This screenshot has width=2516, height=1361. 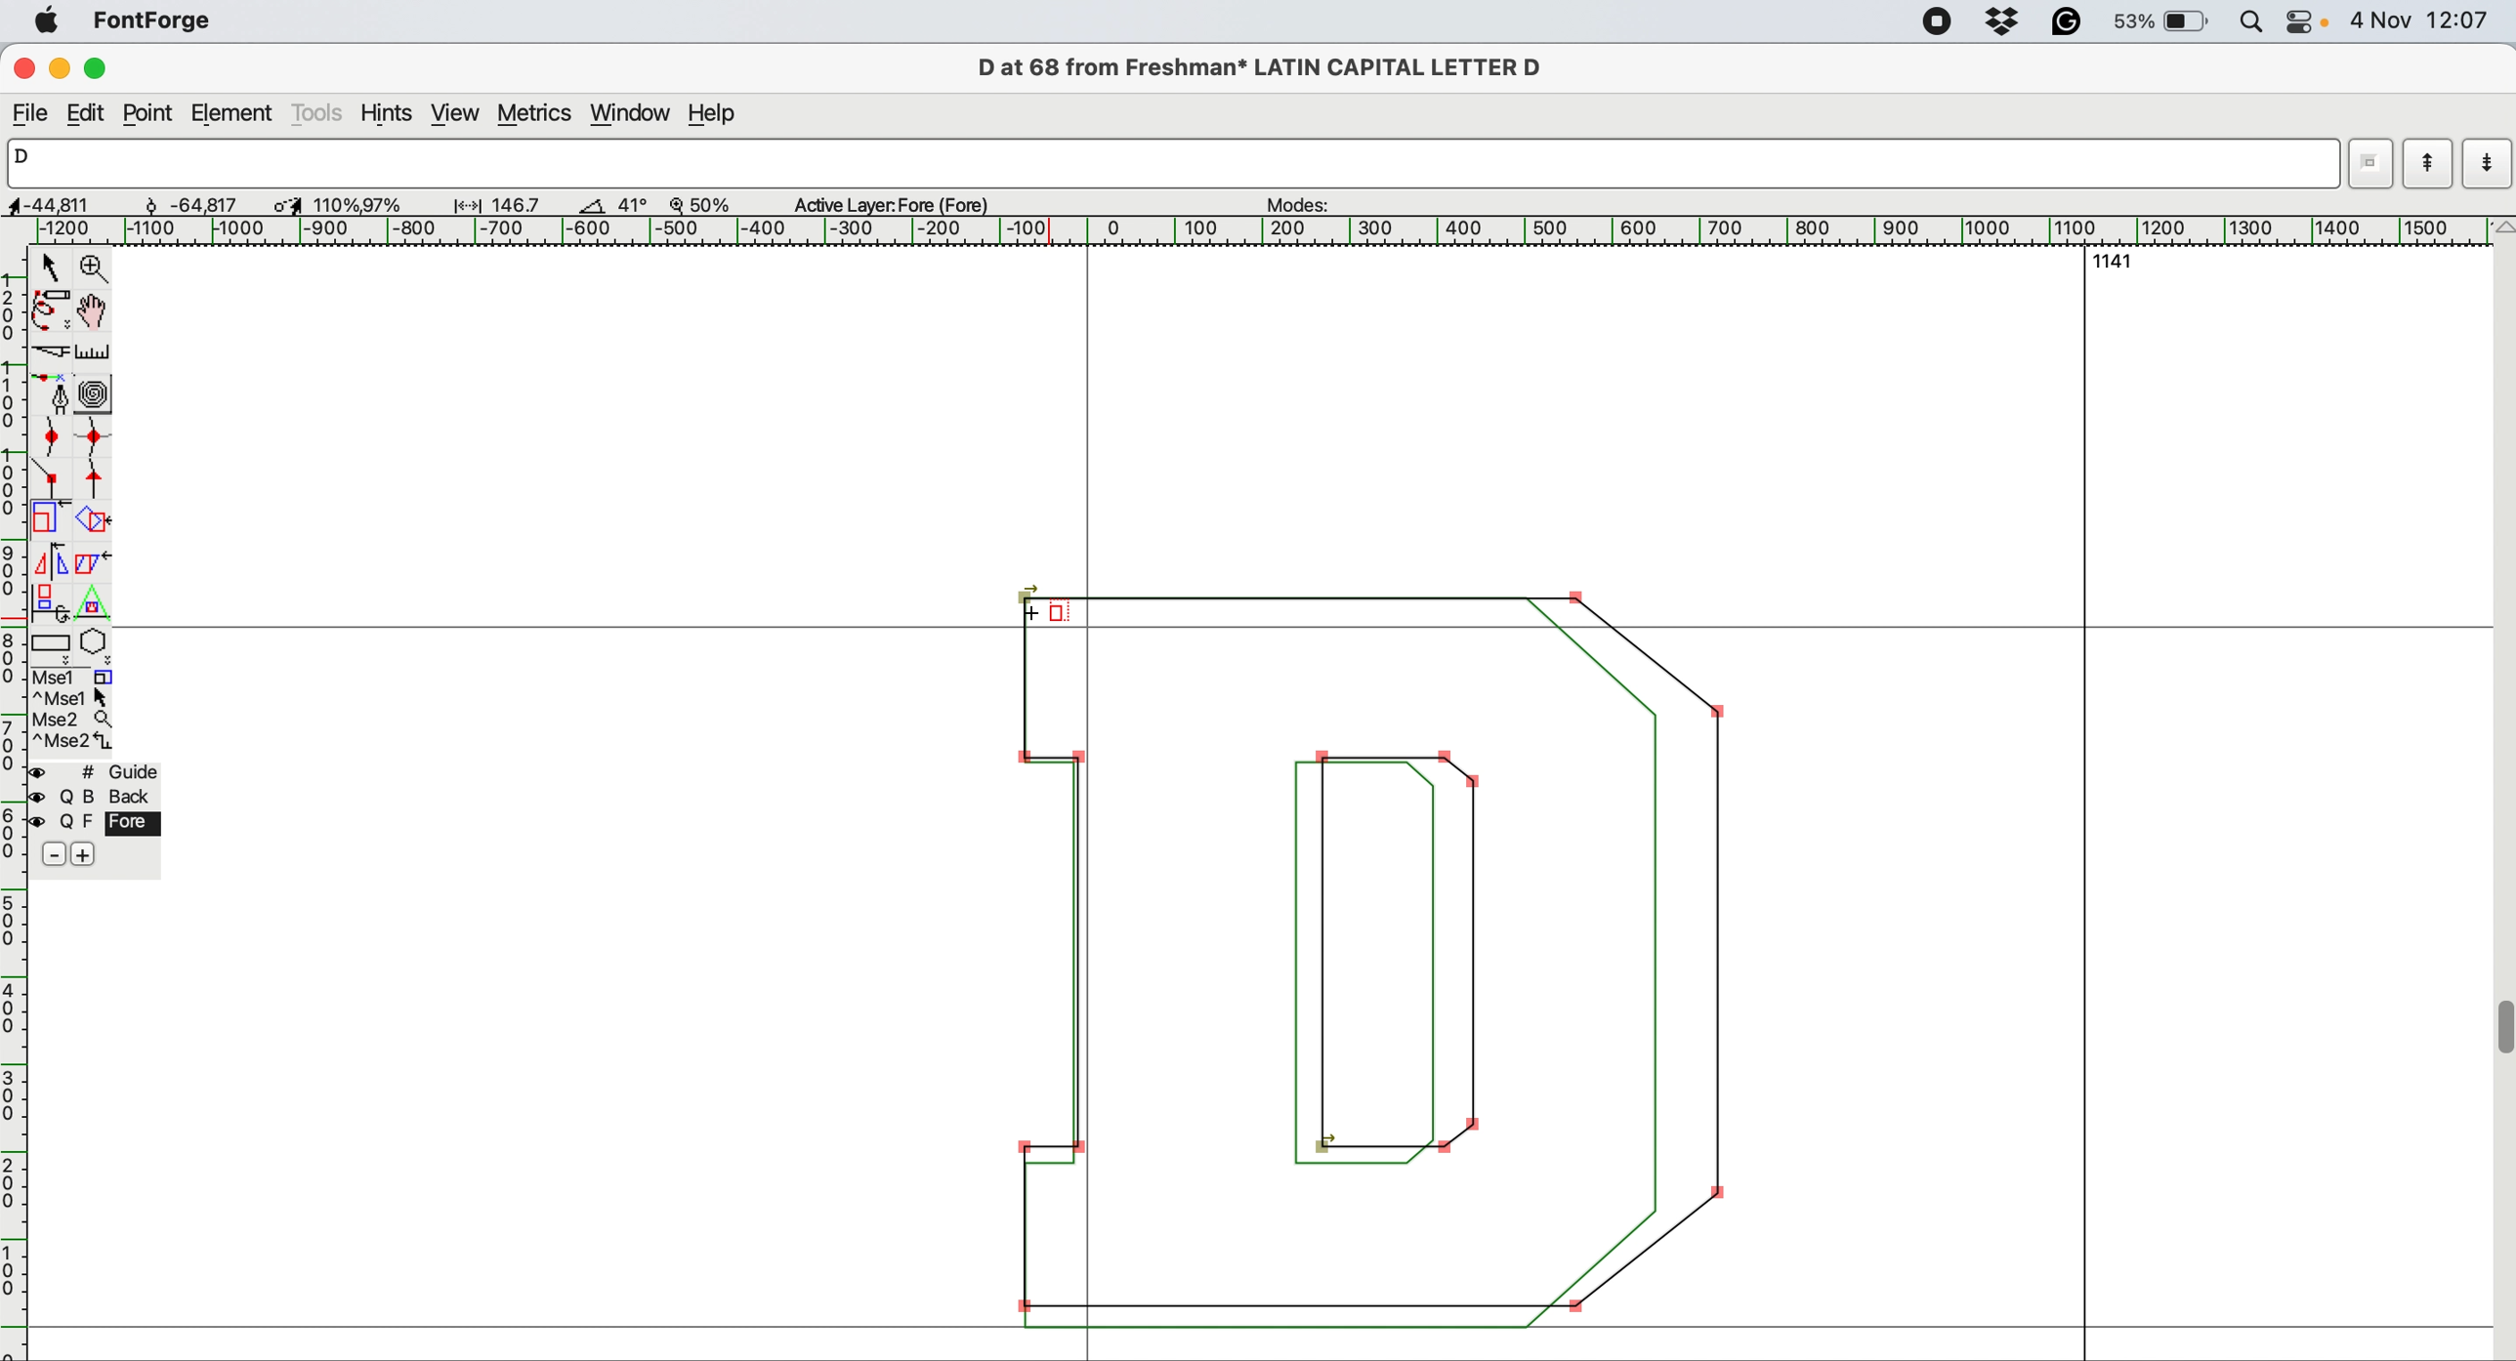 I want to click on draw by hand, so click(x=94, y=313).